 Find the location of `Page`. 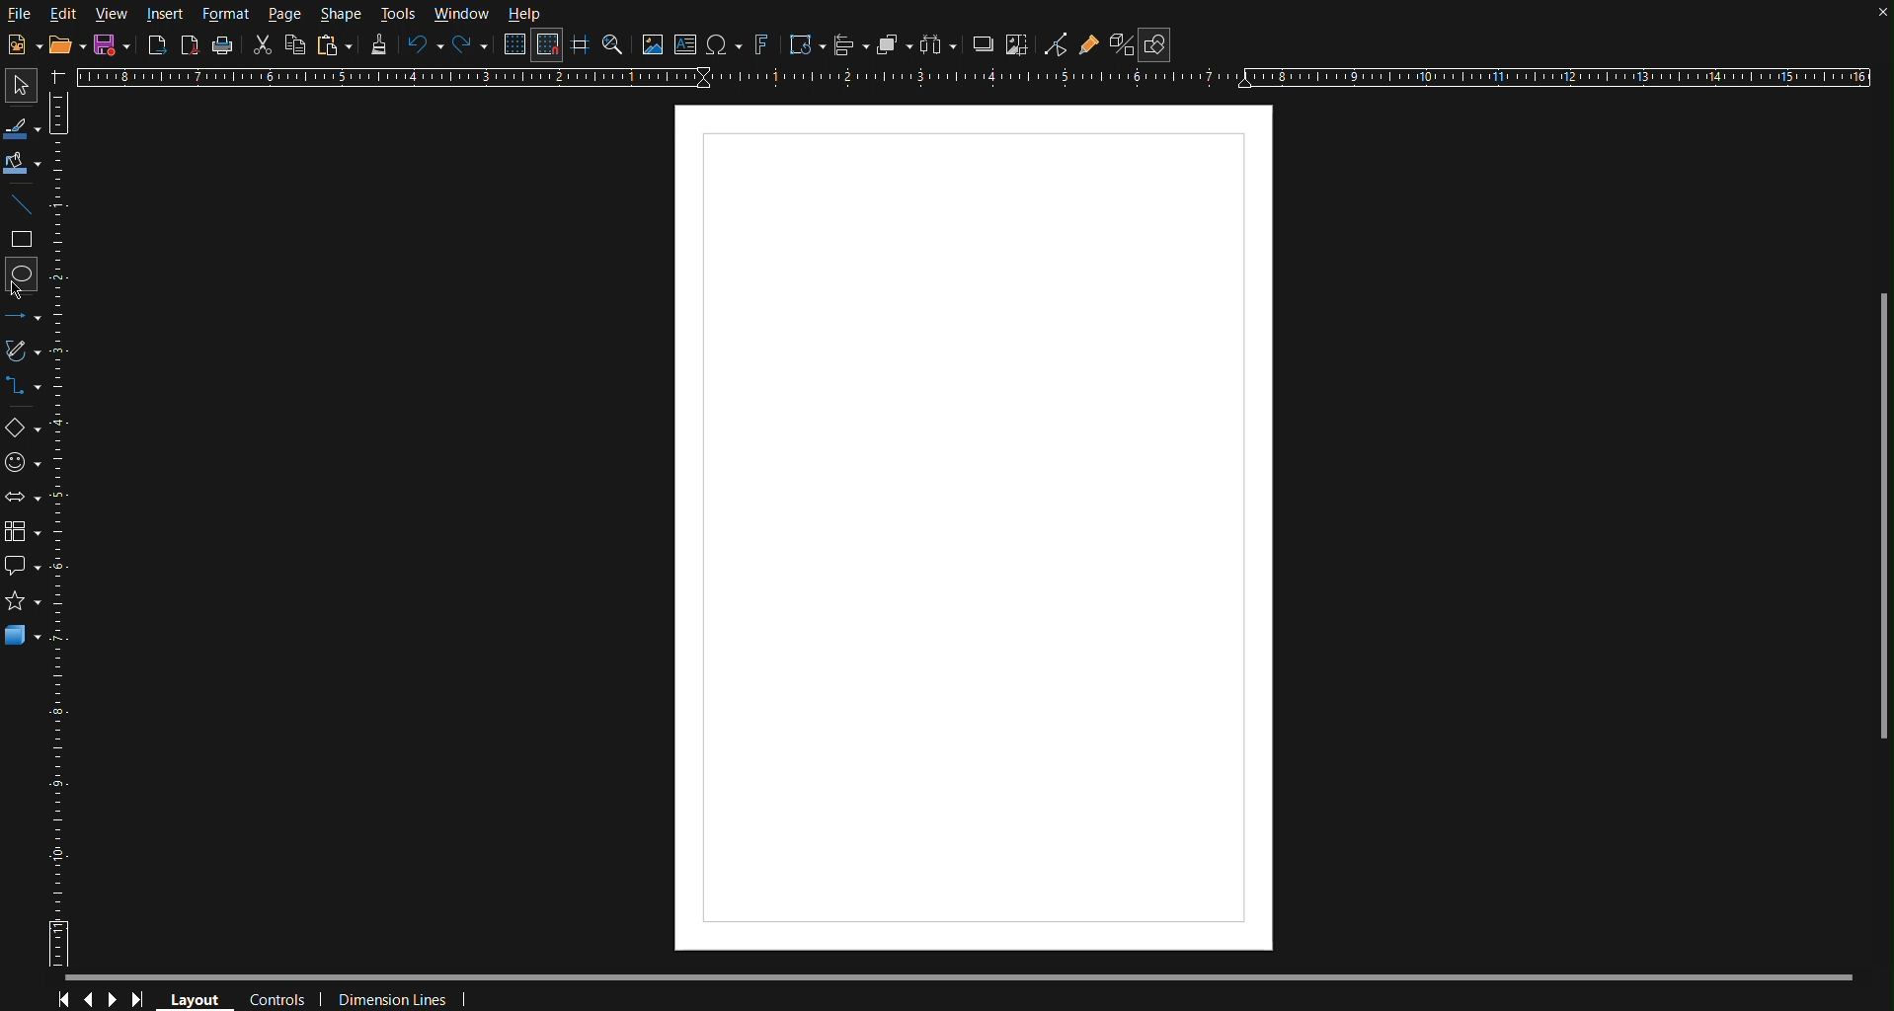

Page is located at coordinates (287, 14).